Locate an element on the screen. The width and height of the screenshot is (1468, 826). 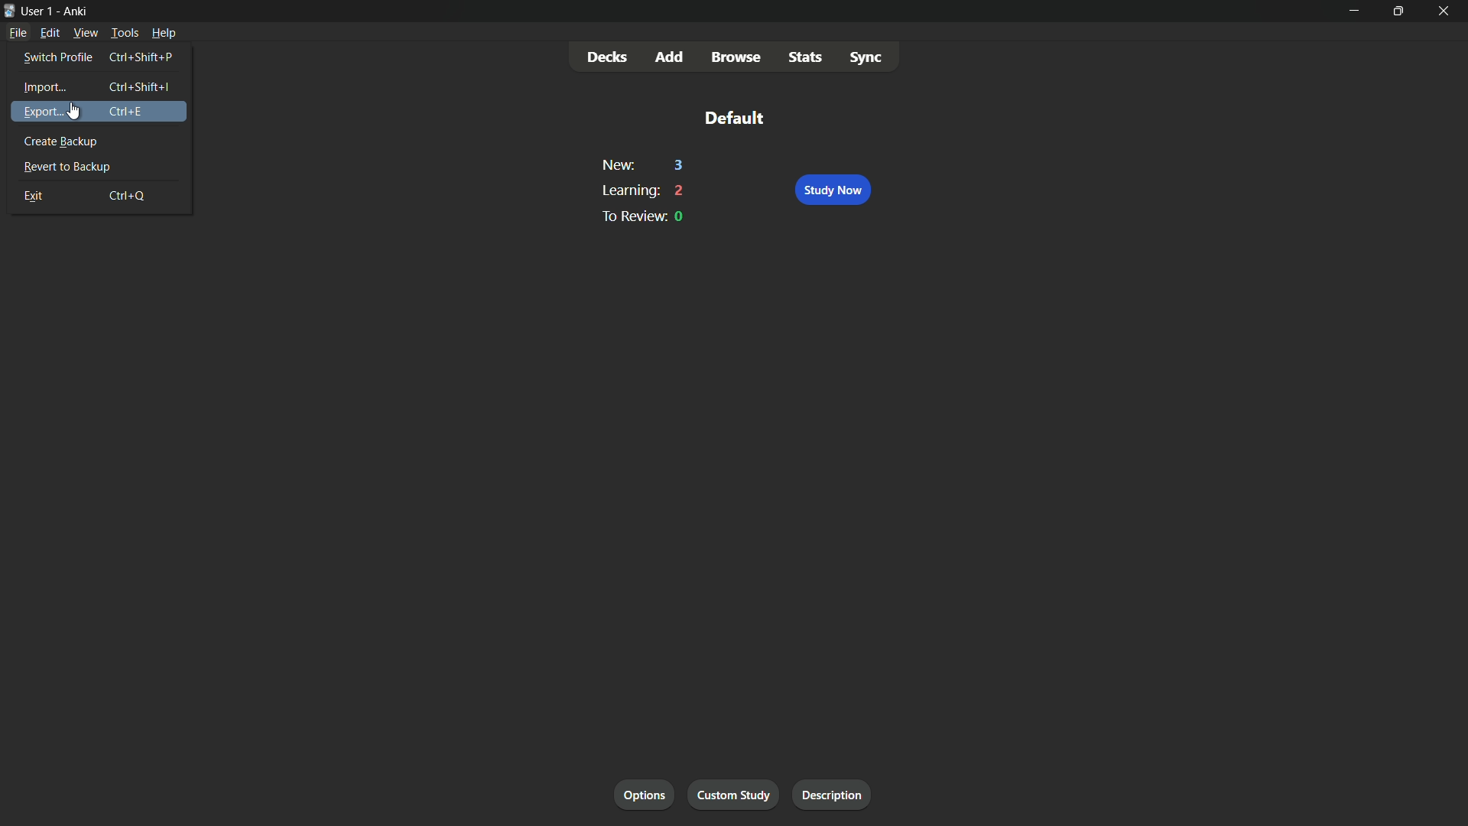
exit is located at coordinates (31, 196).